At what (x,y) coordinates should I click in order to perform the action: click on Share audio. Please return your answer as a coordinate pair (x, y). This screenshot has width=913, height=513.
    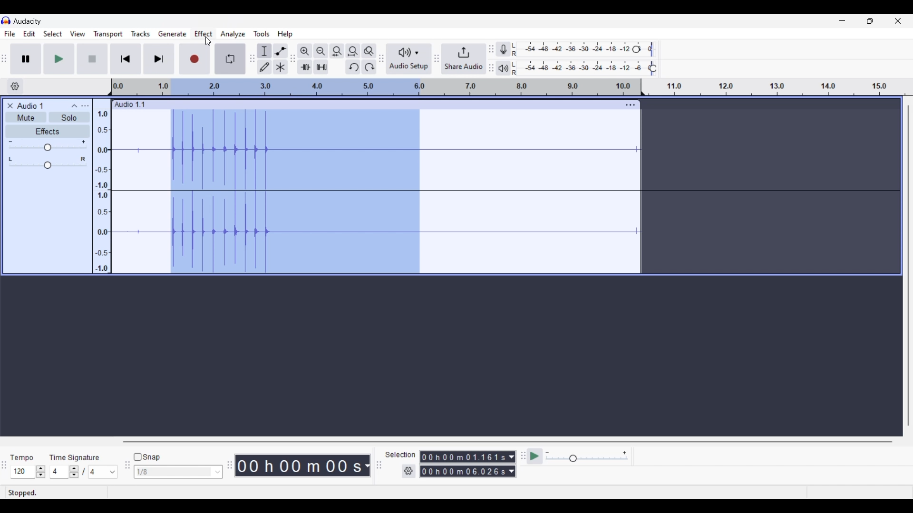
    Looking at the image, I should click on (464, 59).